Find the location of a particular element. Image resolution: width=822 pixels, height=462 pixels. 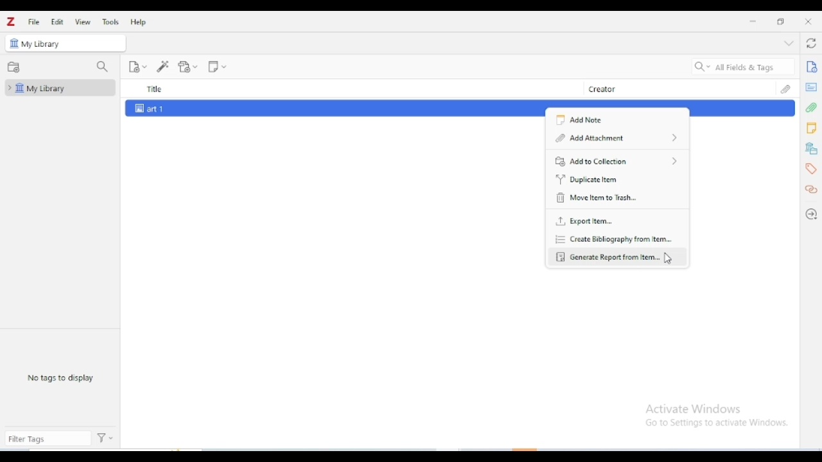

locate is located at coordinates (810, 216).